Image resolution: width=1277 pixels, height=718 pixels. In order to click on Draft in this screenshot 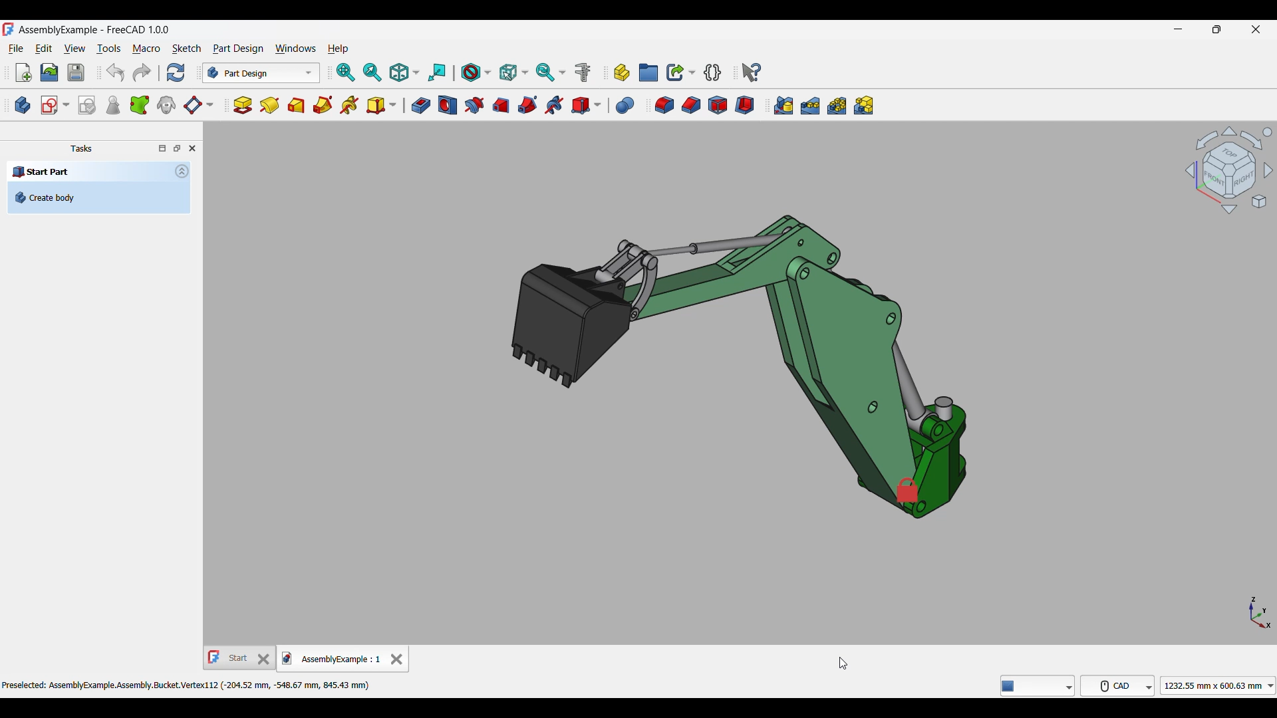, I will do `click(718, 105)`.